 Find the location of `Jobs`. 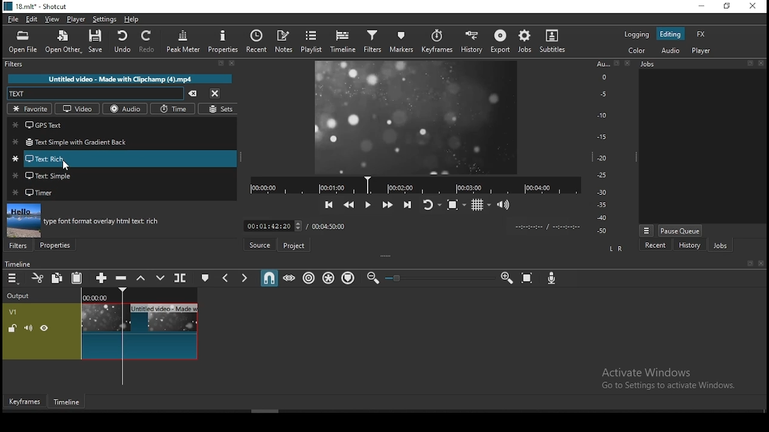

Jobs is located at coordinates (648, 64).